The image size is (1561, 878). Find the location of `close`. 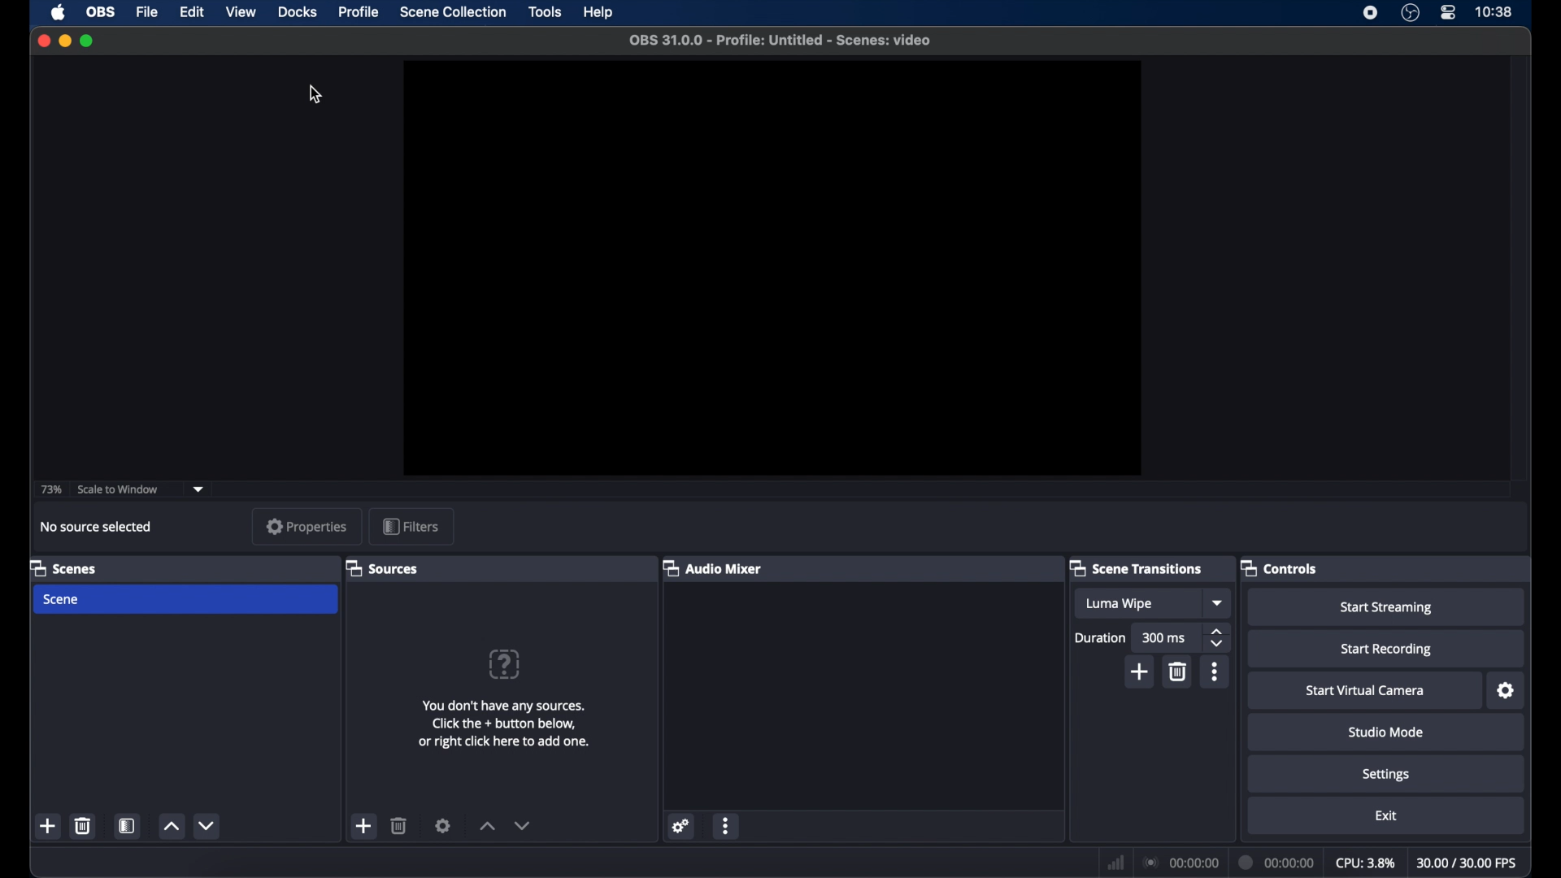

close is located at coordinates (43, 40).